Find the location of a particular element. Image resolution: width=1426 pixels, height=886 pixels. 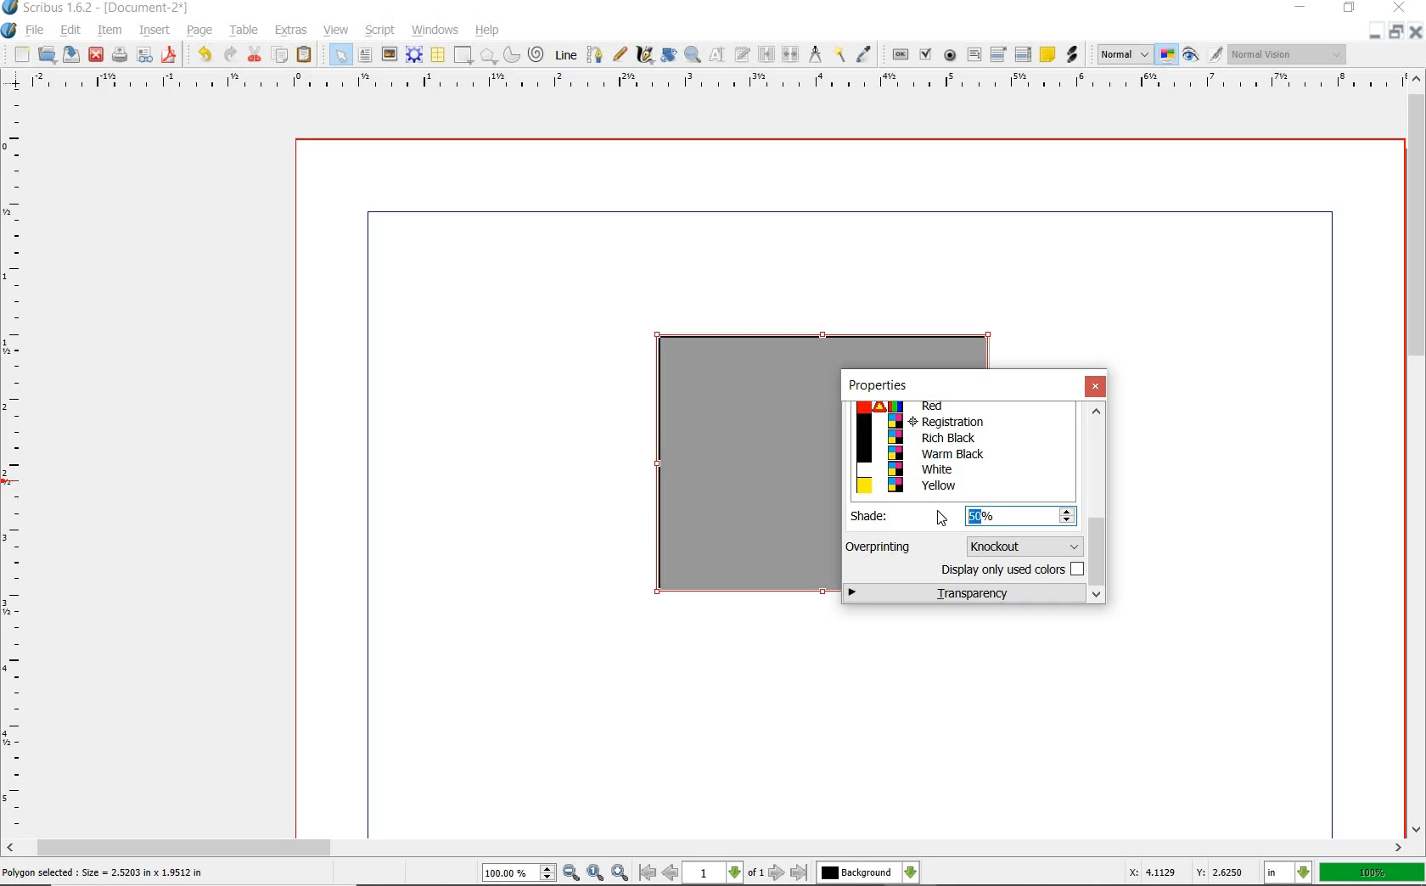

measurement is located at coordinates (817, 56).